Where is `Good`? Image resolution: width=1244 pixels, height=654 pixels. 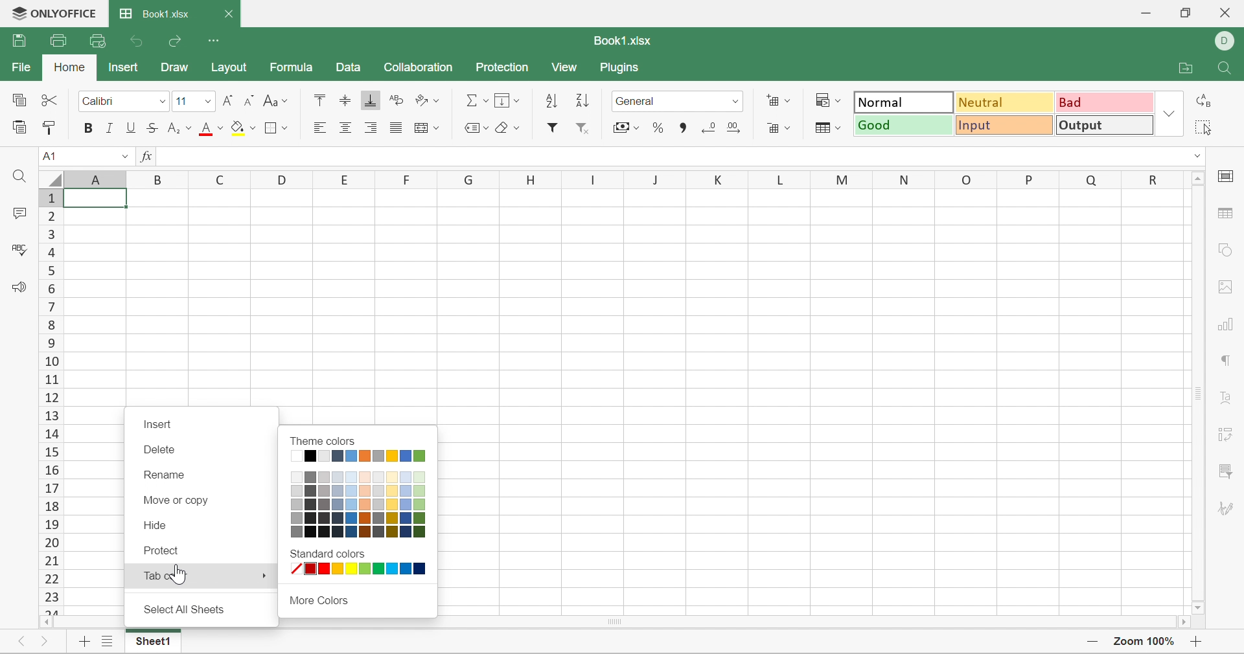
Good is located at coordinates (904, 125).